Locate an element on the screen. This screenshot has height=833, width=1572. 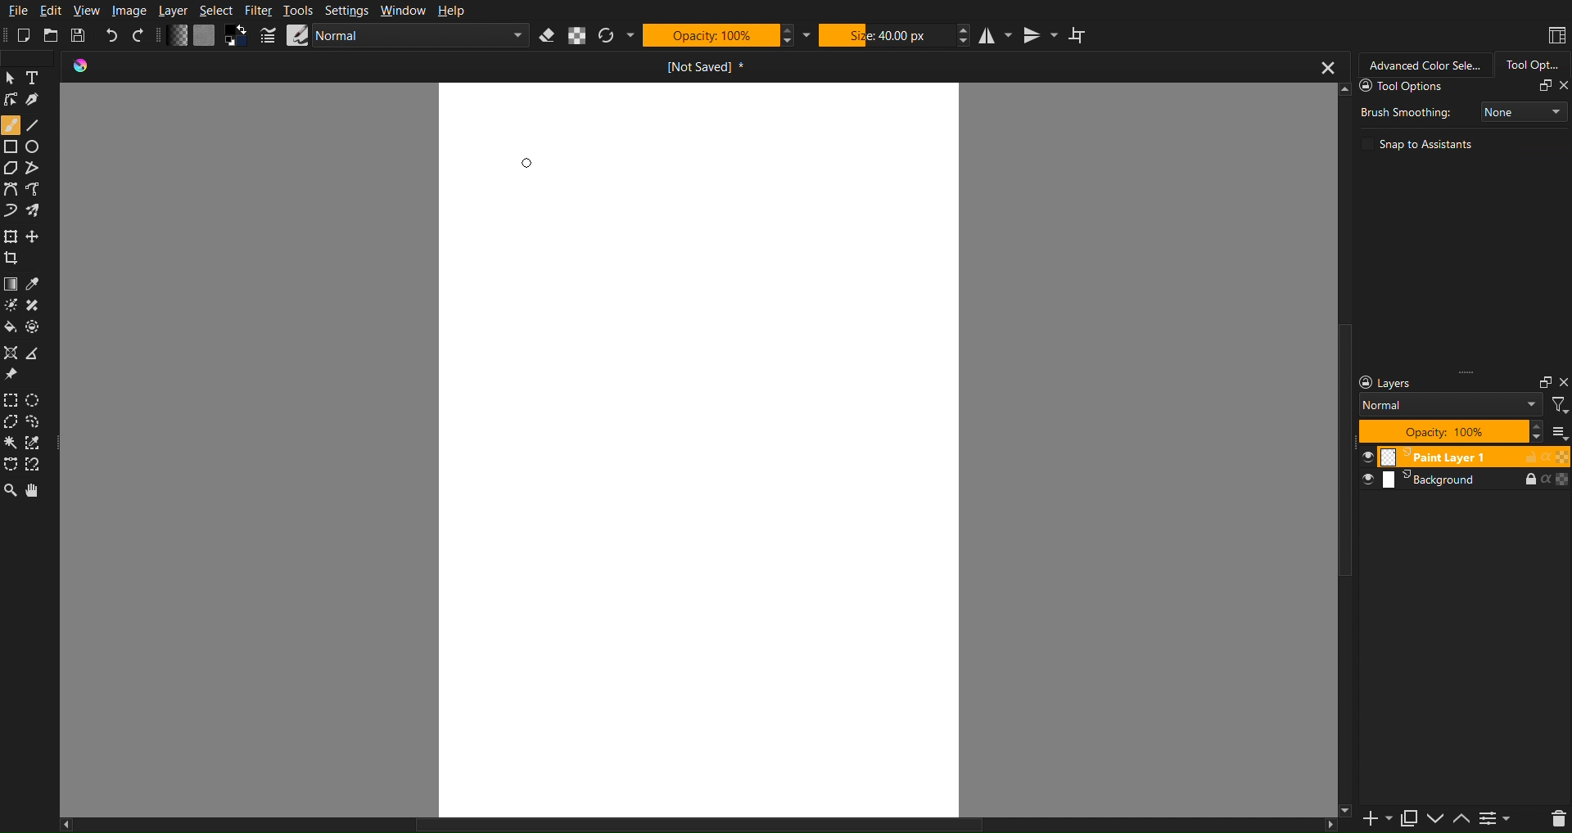
Open is located at coordinates (52, 34).